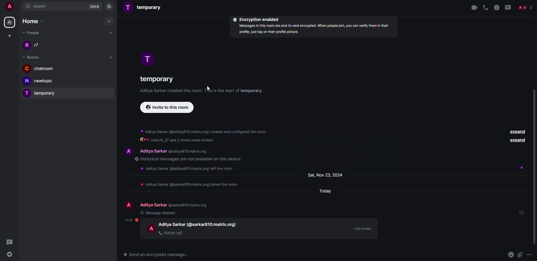 The width and height of the screenshot is (537, 261). What do you see at coordinates (187, 151) in the screenshot?
I see `id` at bounding box center [187, 151].